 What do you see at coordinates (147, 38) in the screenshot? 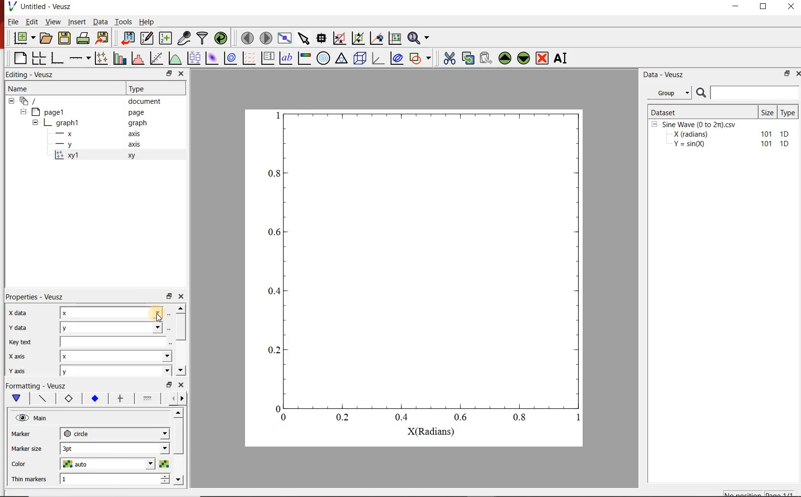
I see `edit and enter new datasets` at bounding box center [147, 38].